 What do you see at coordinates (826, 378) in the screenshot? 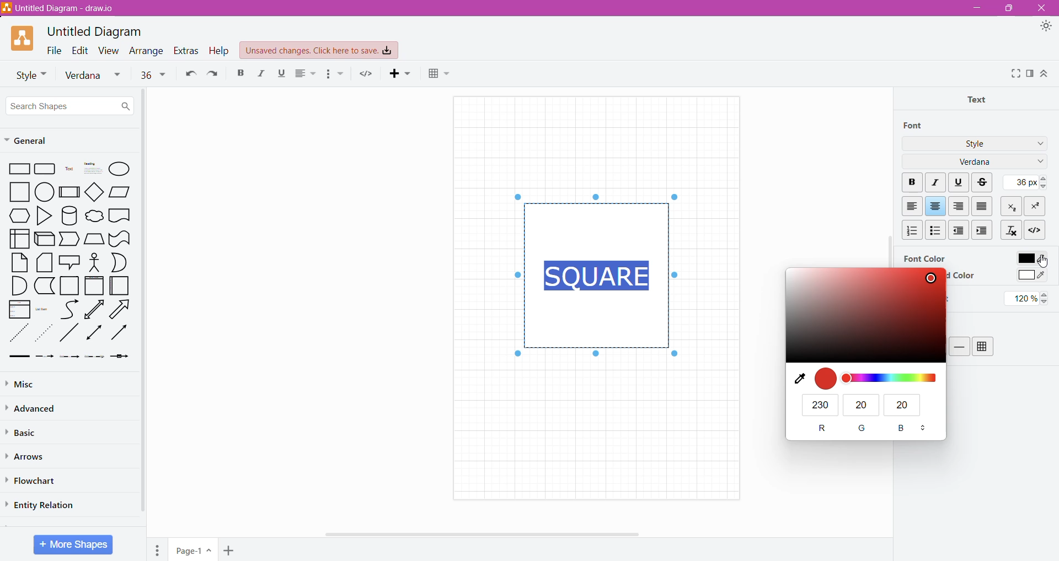
I see `red color` at bounding box center [826, 378].